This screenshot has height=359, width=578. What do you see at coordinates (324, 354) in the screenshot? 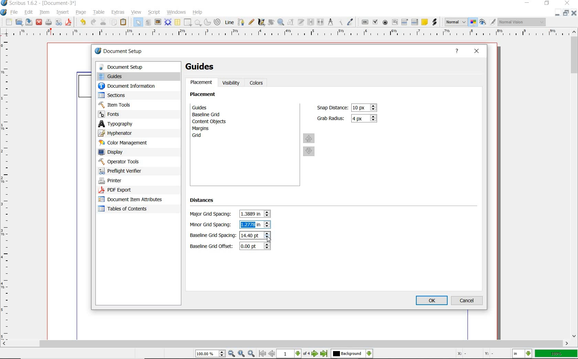
I see `go to last page` at bounding box center [324, 354].